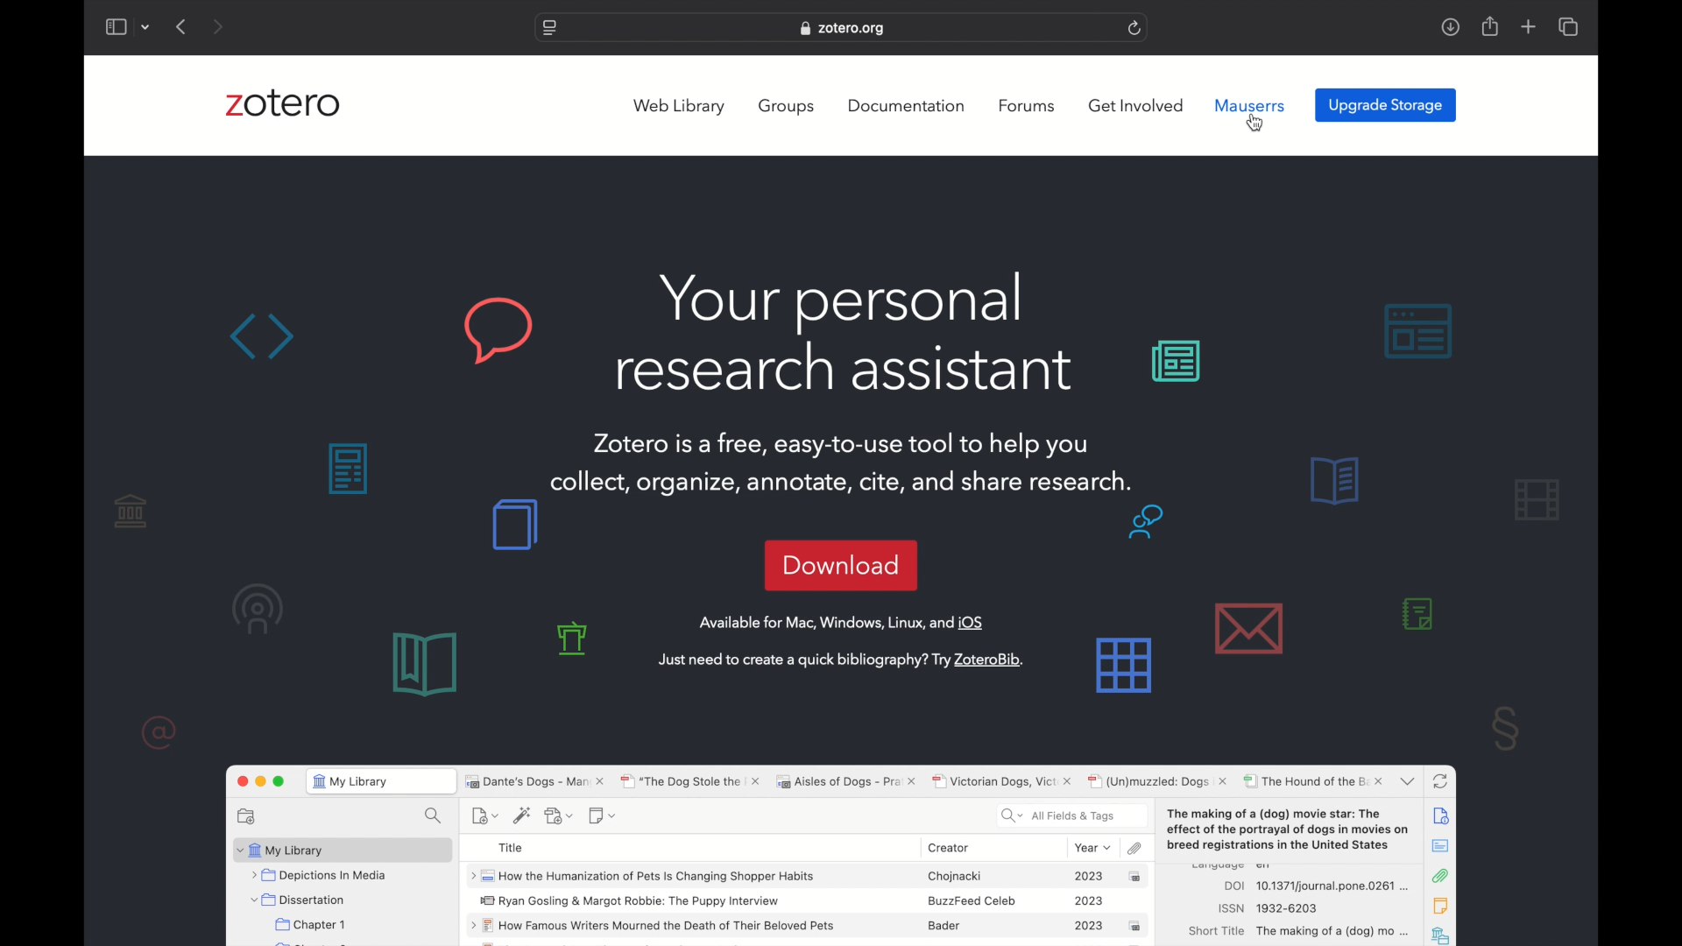 Image resolution: width=1682 pixels, height=946 pixels. What do you see at coordinates (1190, 342) in the screenshot?
I see `background graphics` at bounding box center [1190, 342].